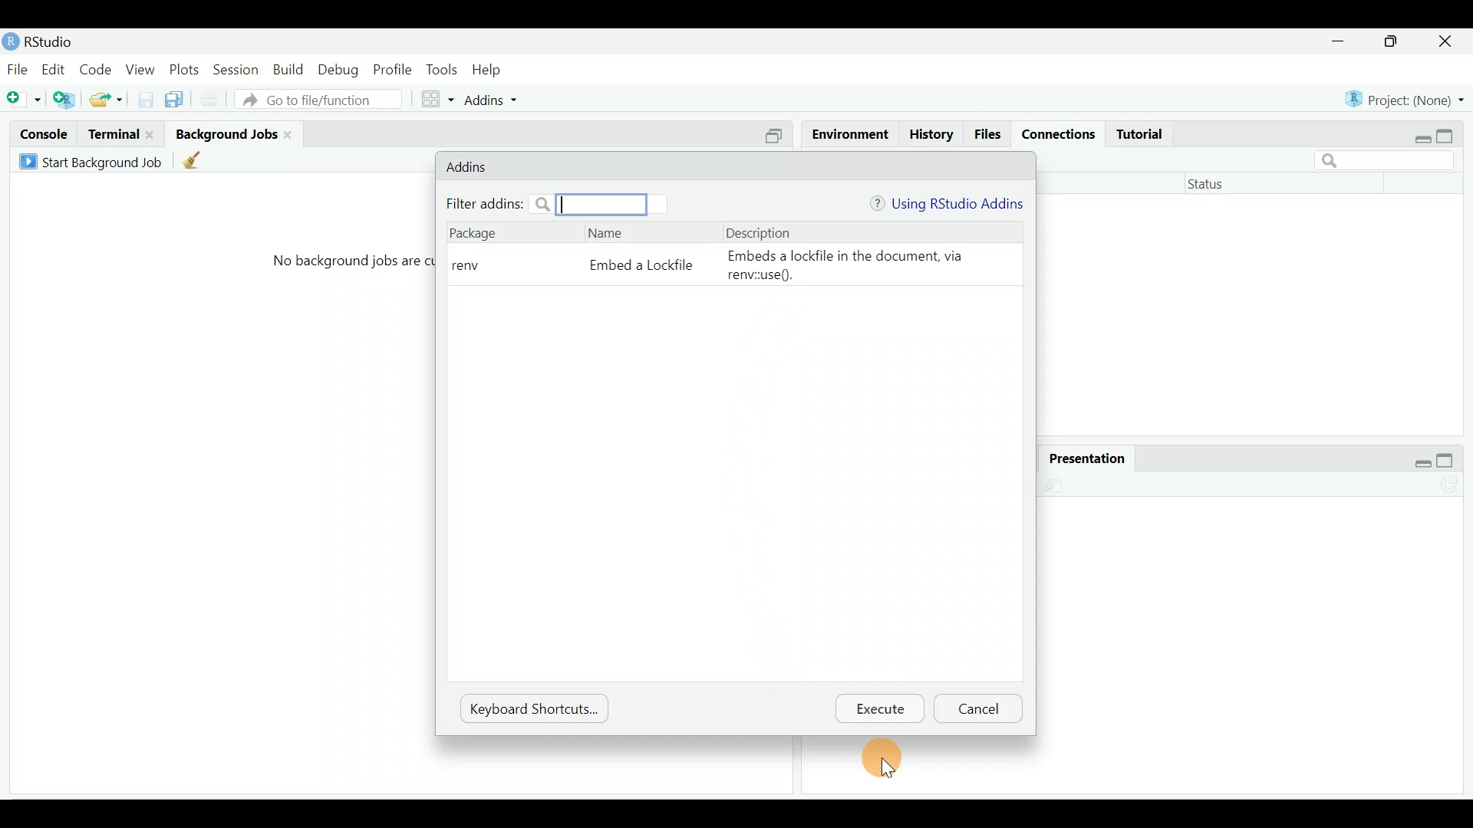 The height and width of the screenshot is (828, 1473). Describe the element at coordinates (47, 41) in the screenshot. I see `RStudio` at that location.